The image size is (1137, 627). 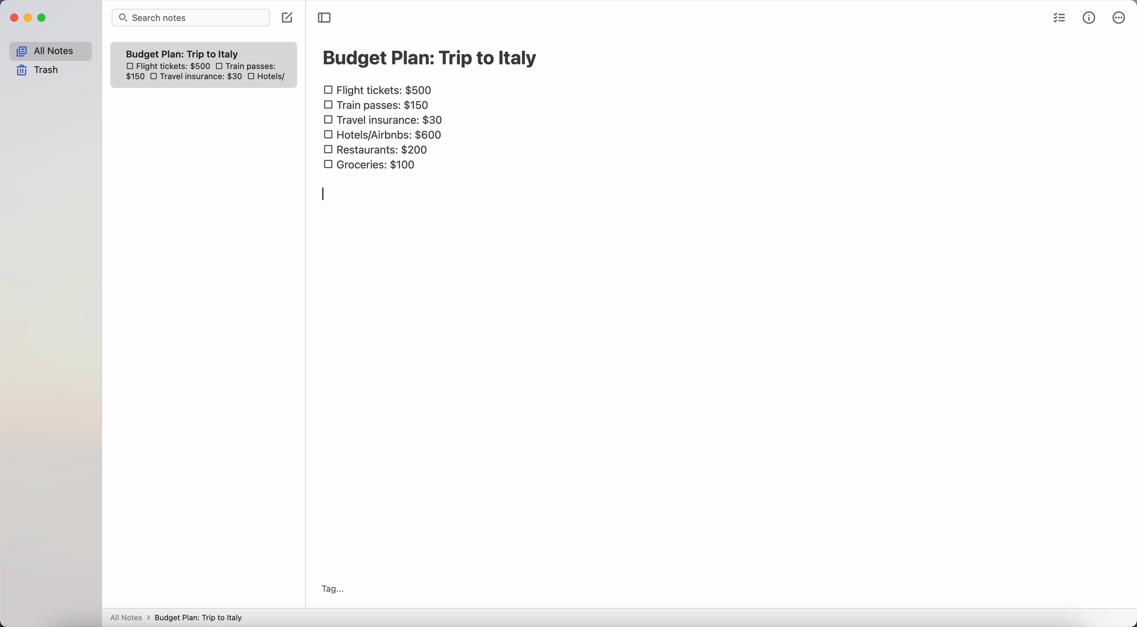 I want to click on enter, so click(x=325, y=195).